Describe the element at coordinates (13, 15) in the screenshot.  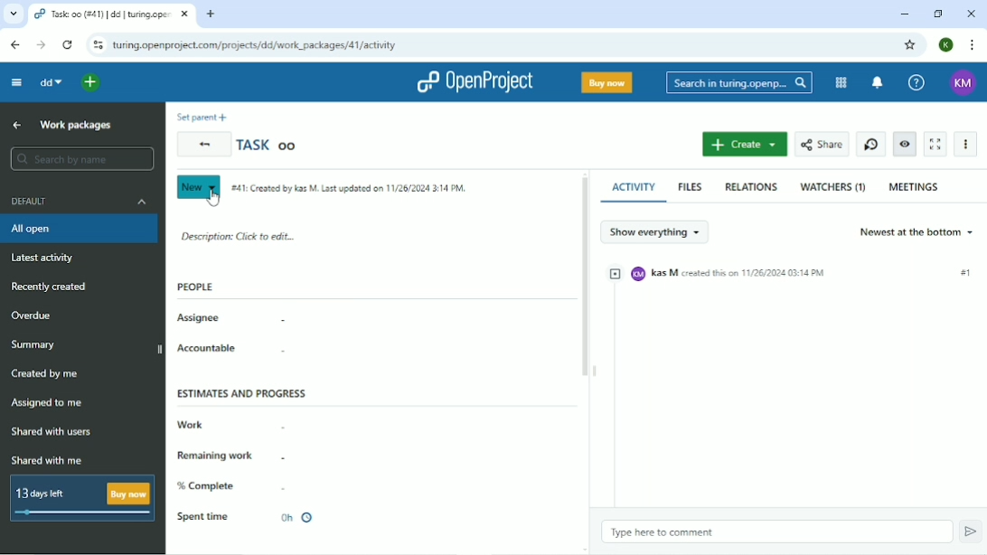
I see `Search tabs` at that location.